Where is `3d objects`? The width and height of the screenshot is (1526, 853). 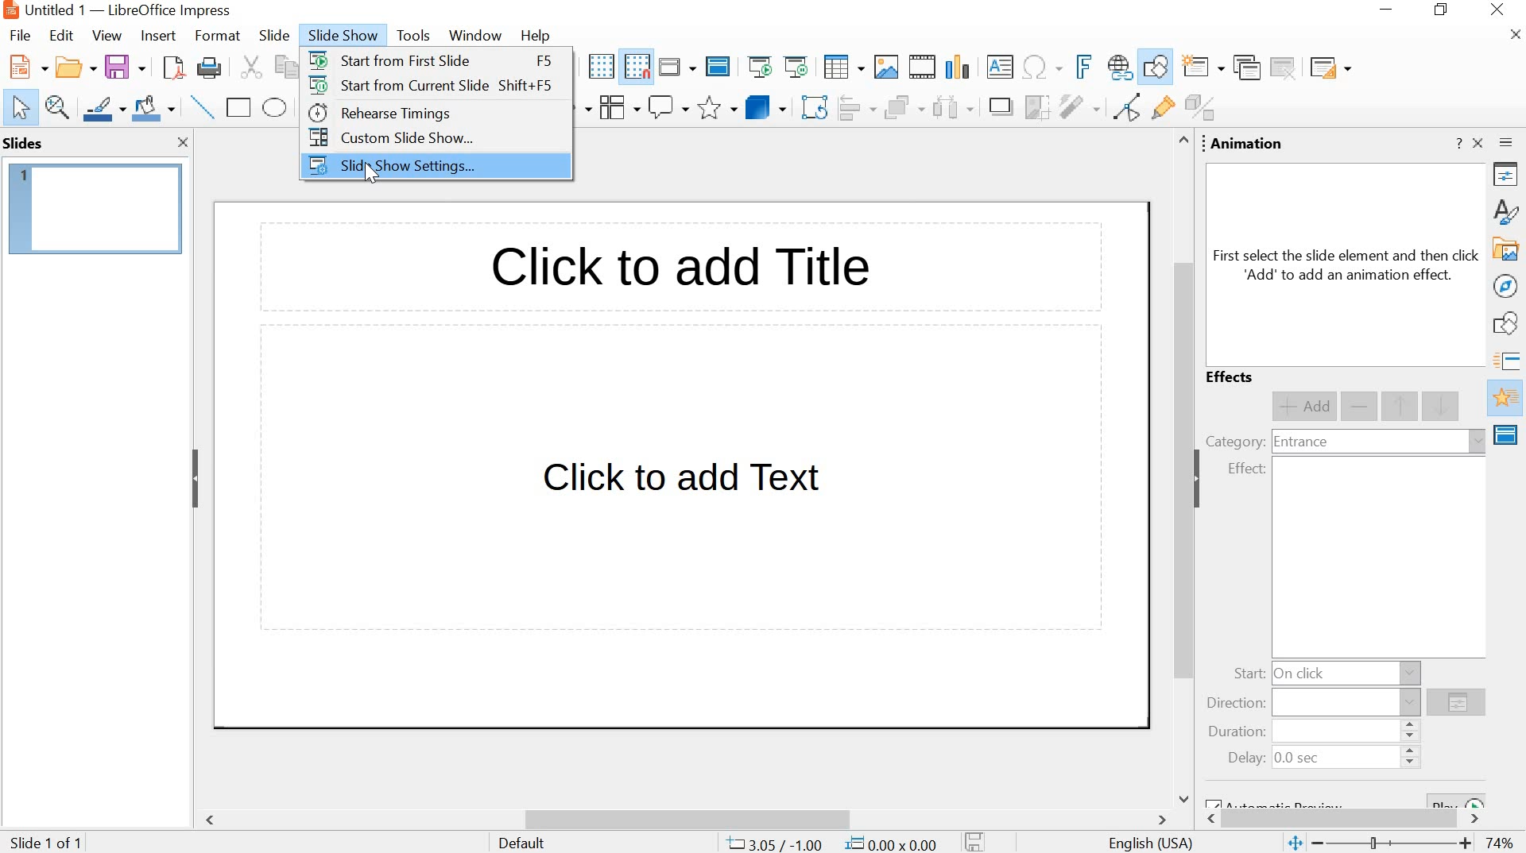
3d objects is located at coordinates (765, 106).